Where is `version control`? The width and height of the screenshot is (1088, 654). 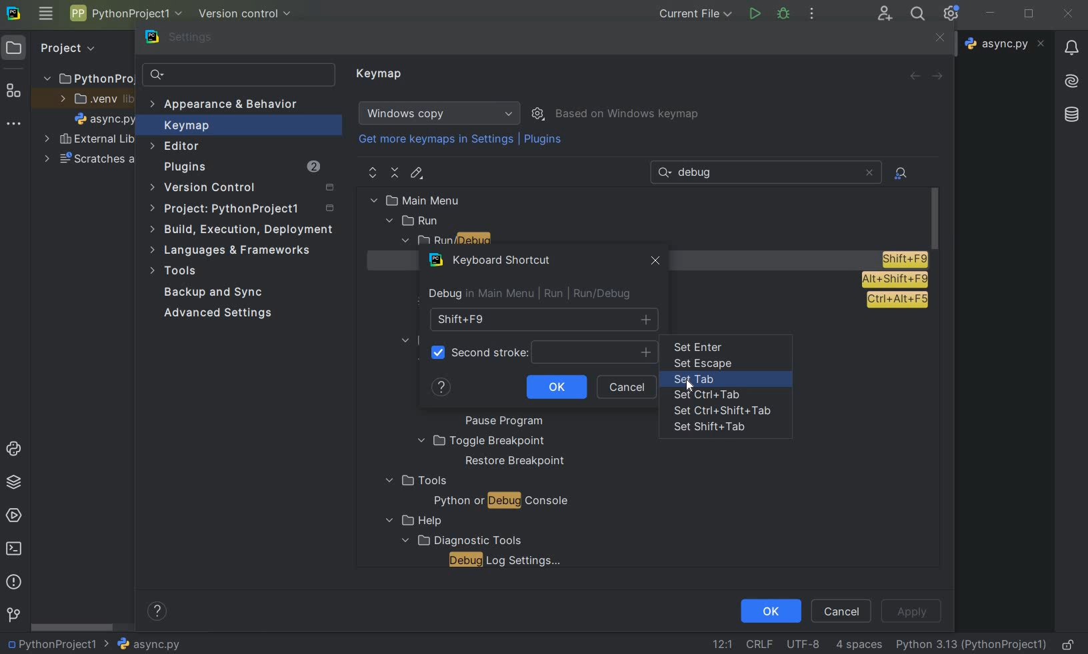 version control is located at coordinates (246, 188).